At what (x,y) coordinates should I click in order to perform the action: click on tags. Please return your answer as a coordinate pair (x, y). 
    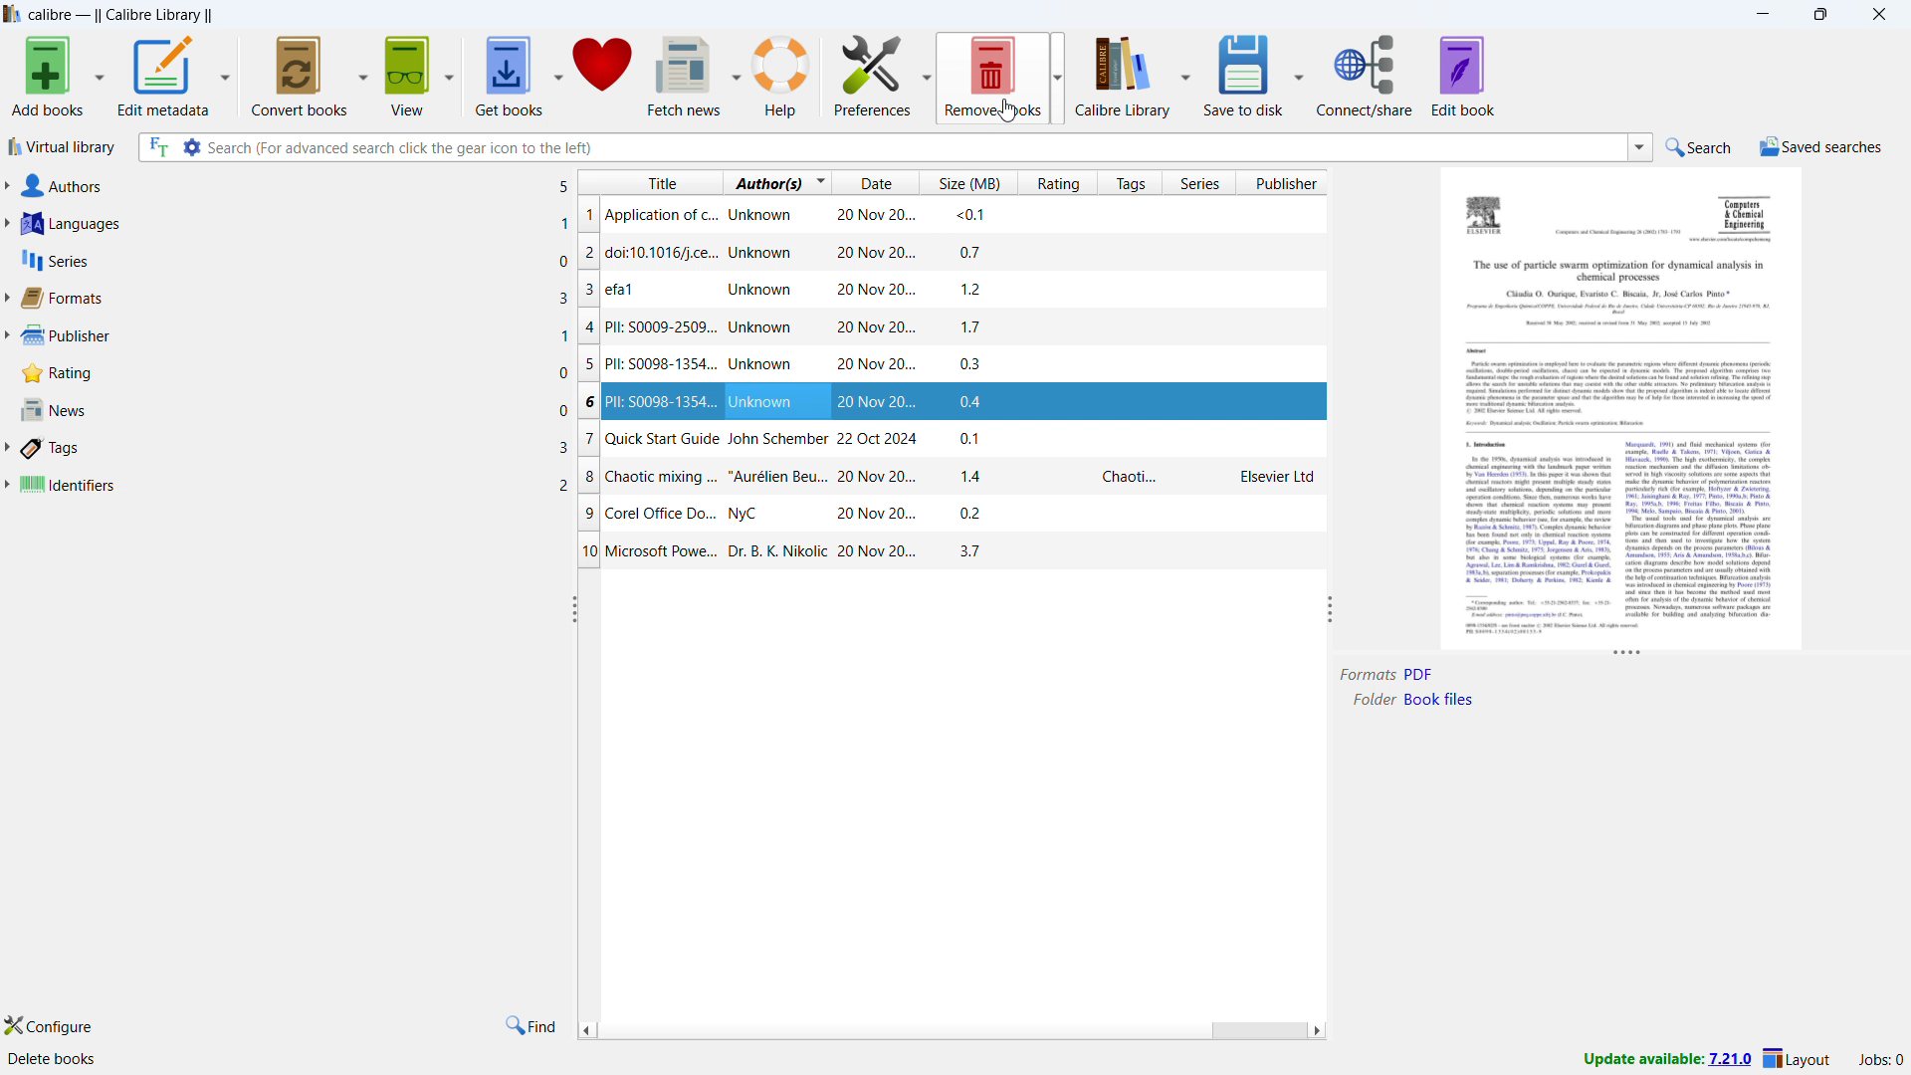
    Looking at the image, I should click on (288, 447).